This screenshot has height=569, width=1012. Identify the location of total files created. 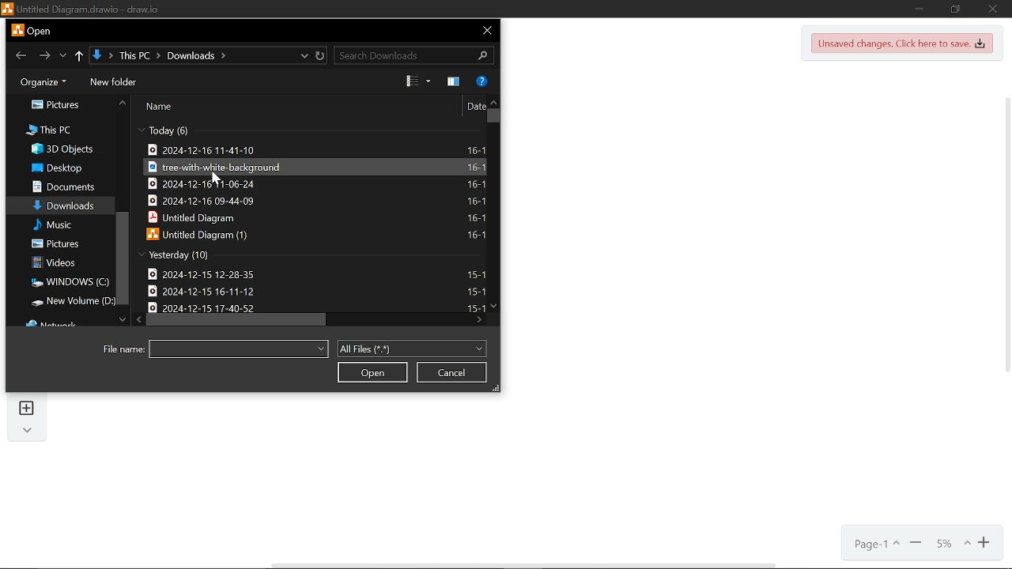
(138, 254).